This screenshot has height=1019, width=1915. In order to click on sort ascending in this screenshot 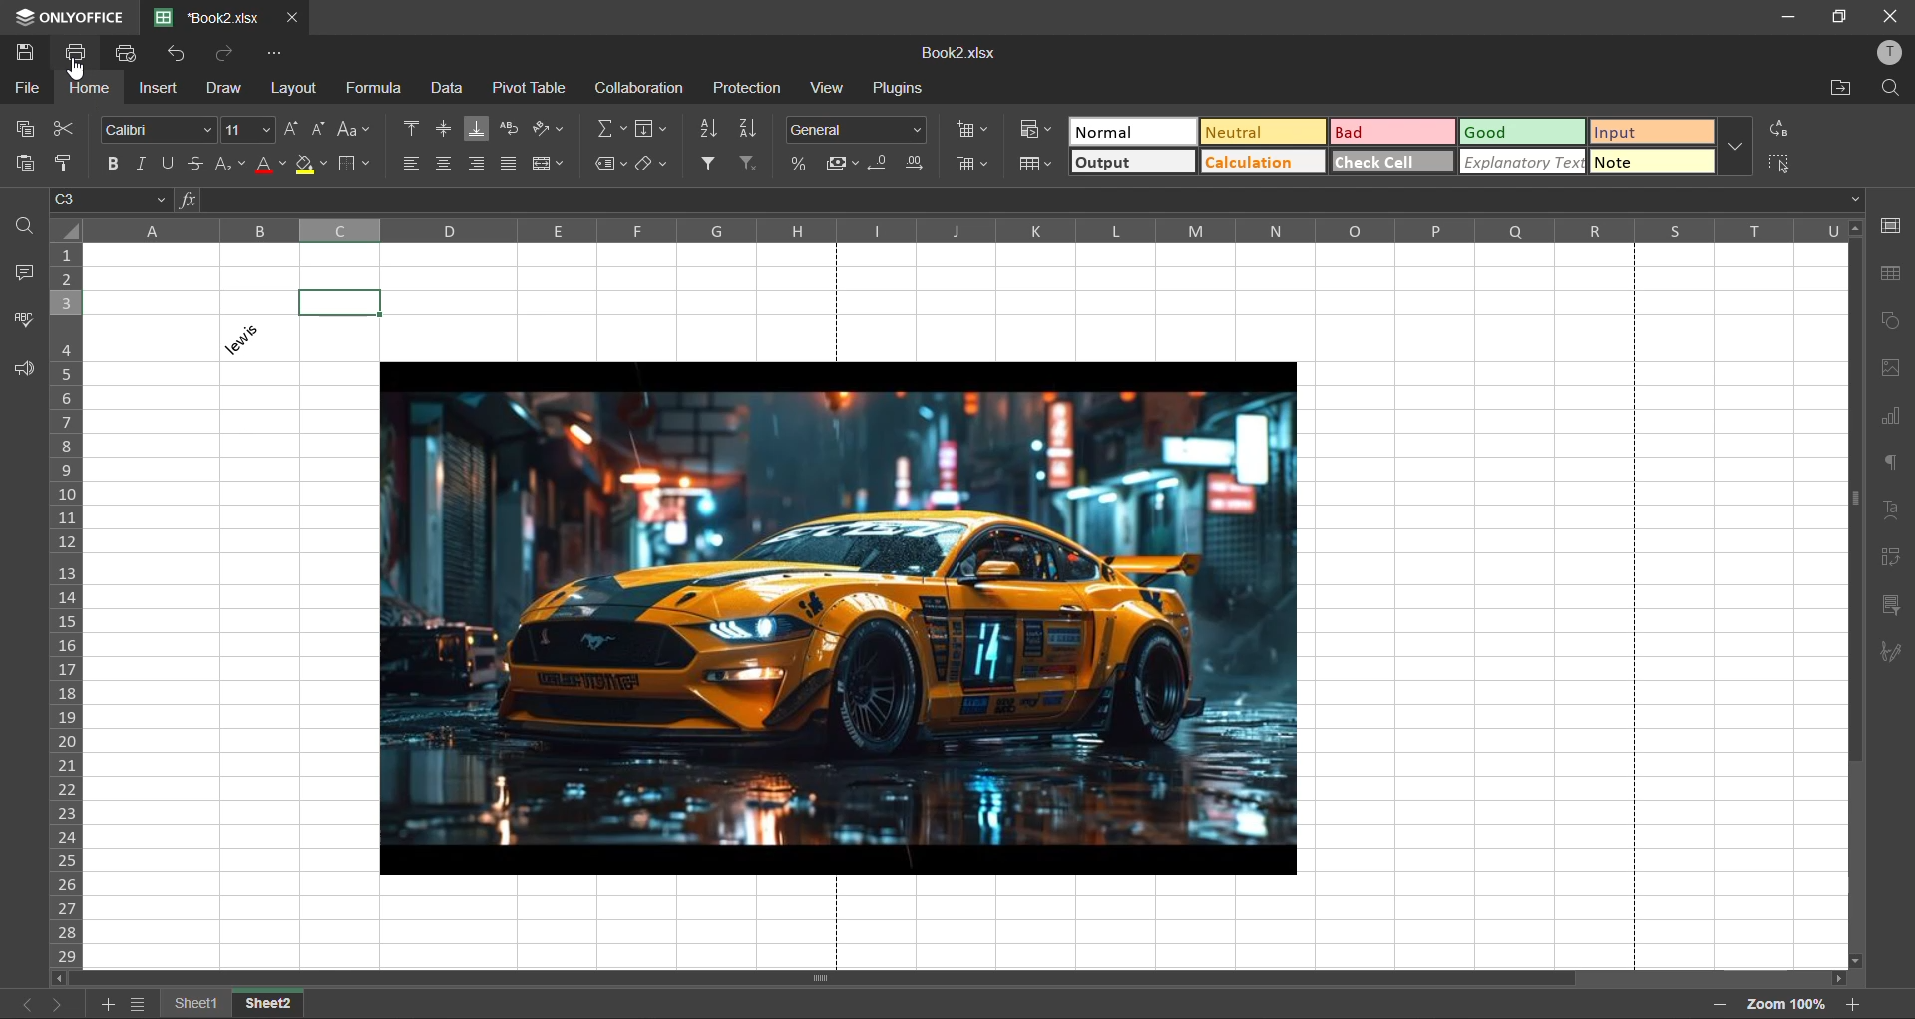, I will do `click(713, 129)`.